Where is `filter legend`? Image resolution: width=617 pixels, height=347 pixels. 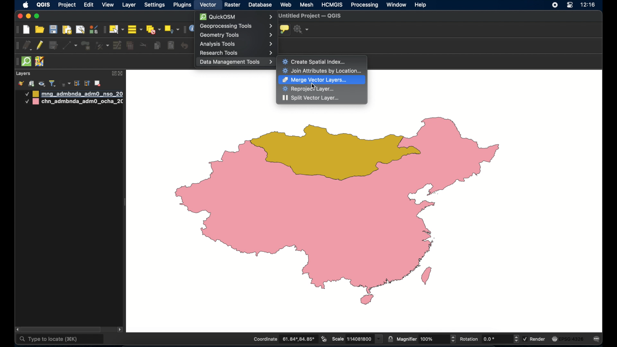 filter legend is located at coordinates (52, 84).